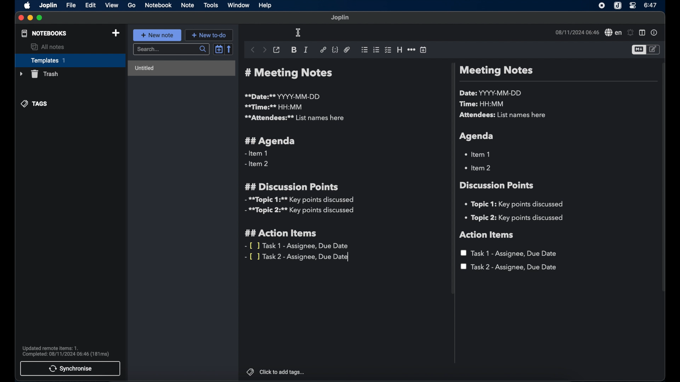 This screenshot has height=382, width=680. Describe the element at coordinates (306, 50) in the screenshot. I see `italic` at that location.